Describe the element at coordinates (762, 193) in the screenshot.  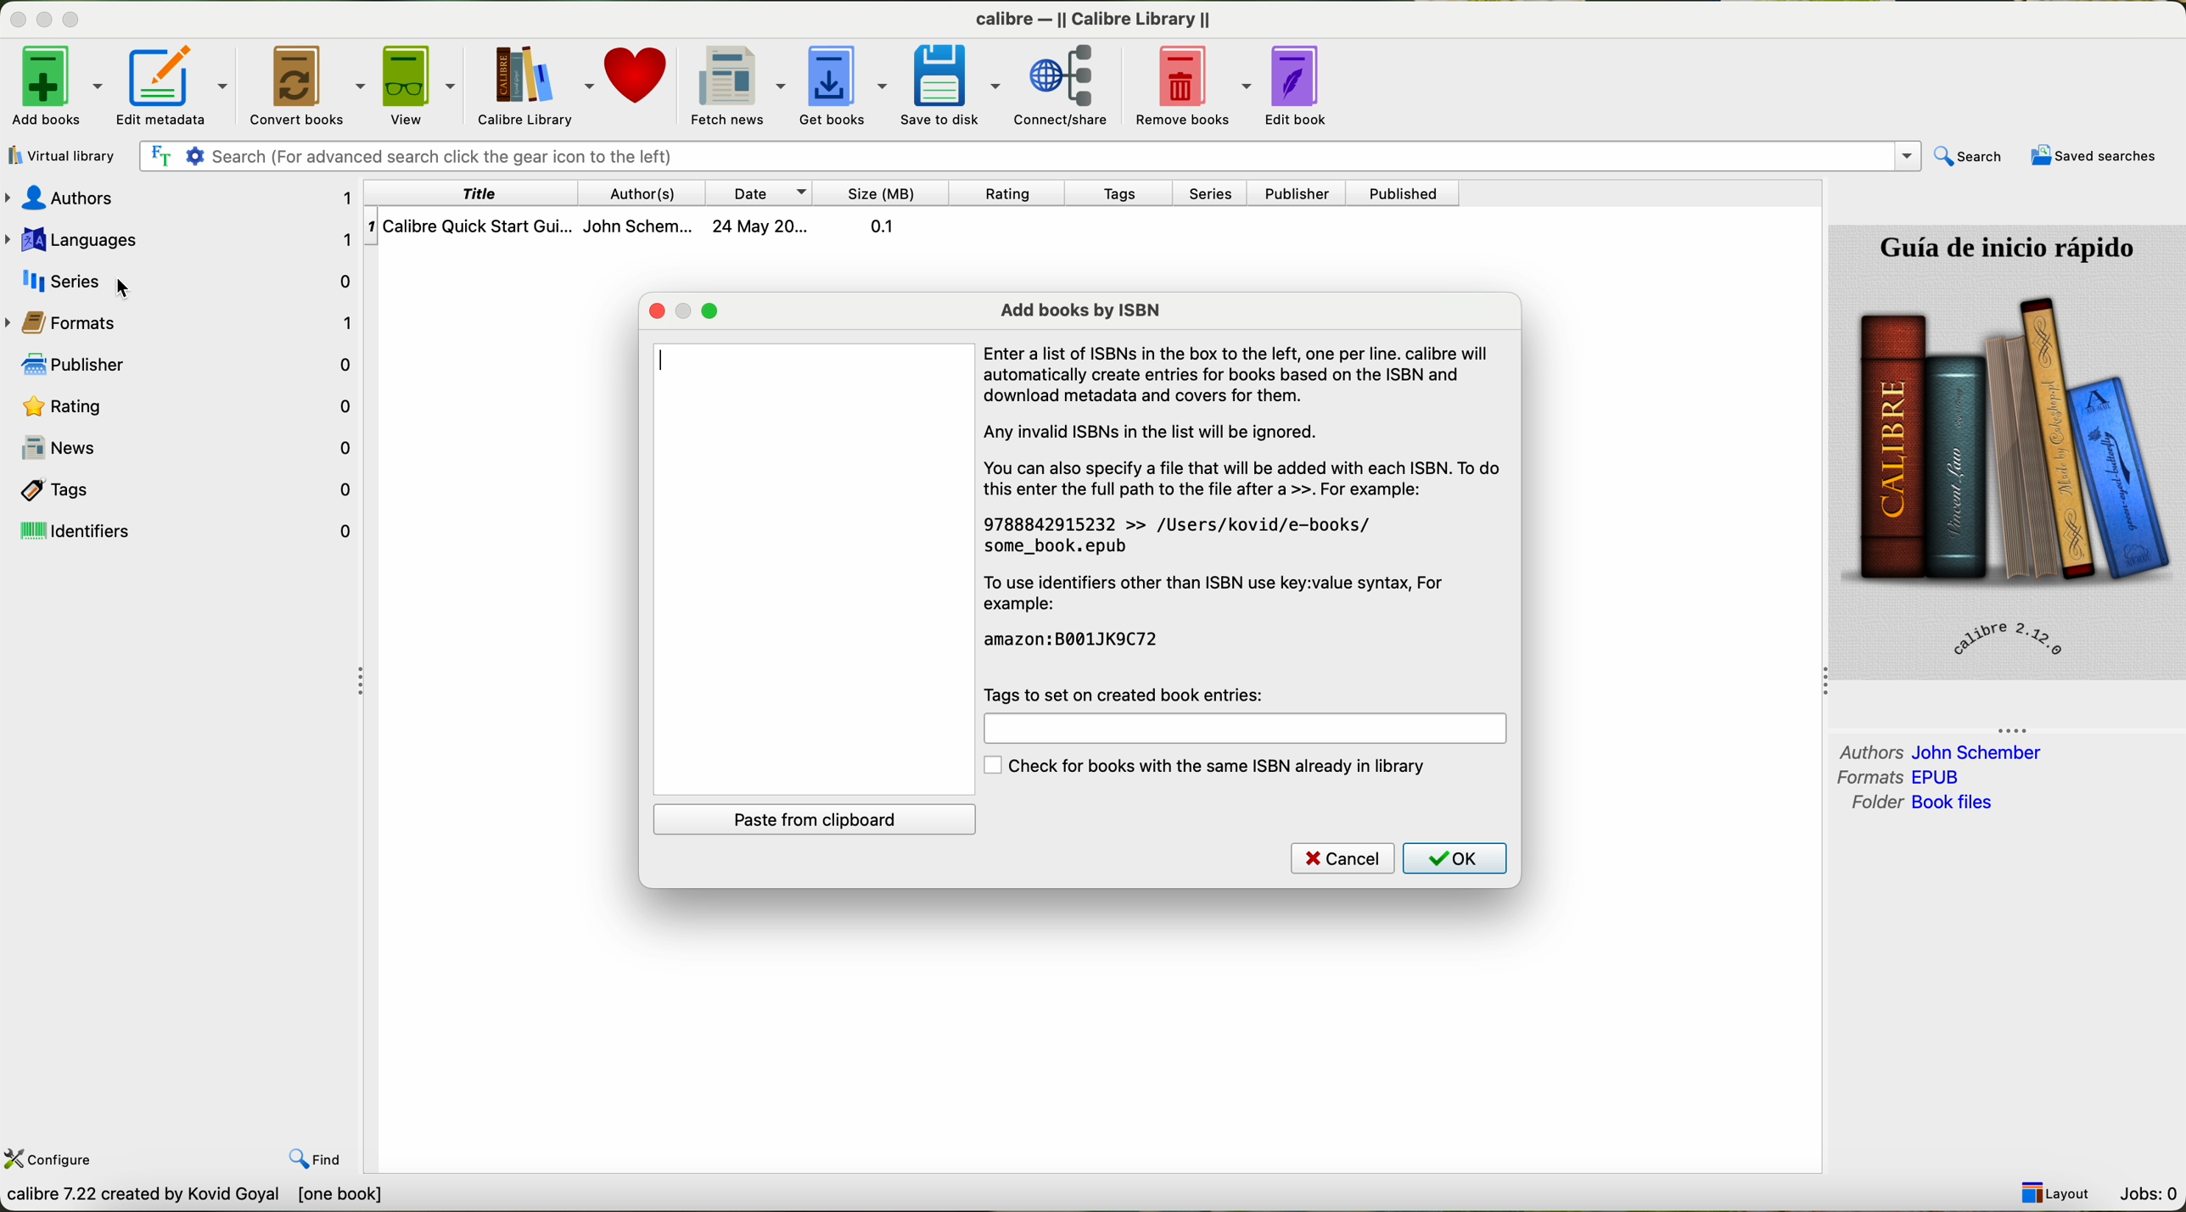
I see `date` at that location.